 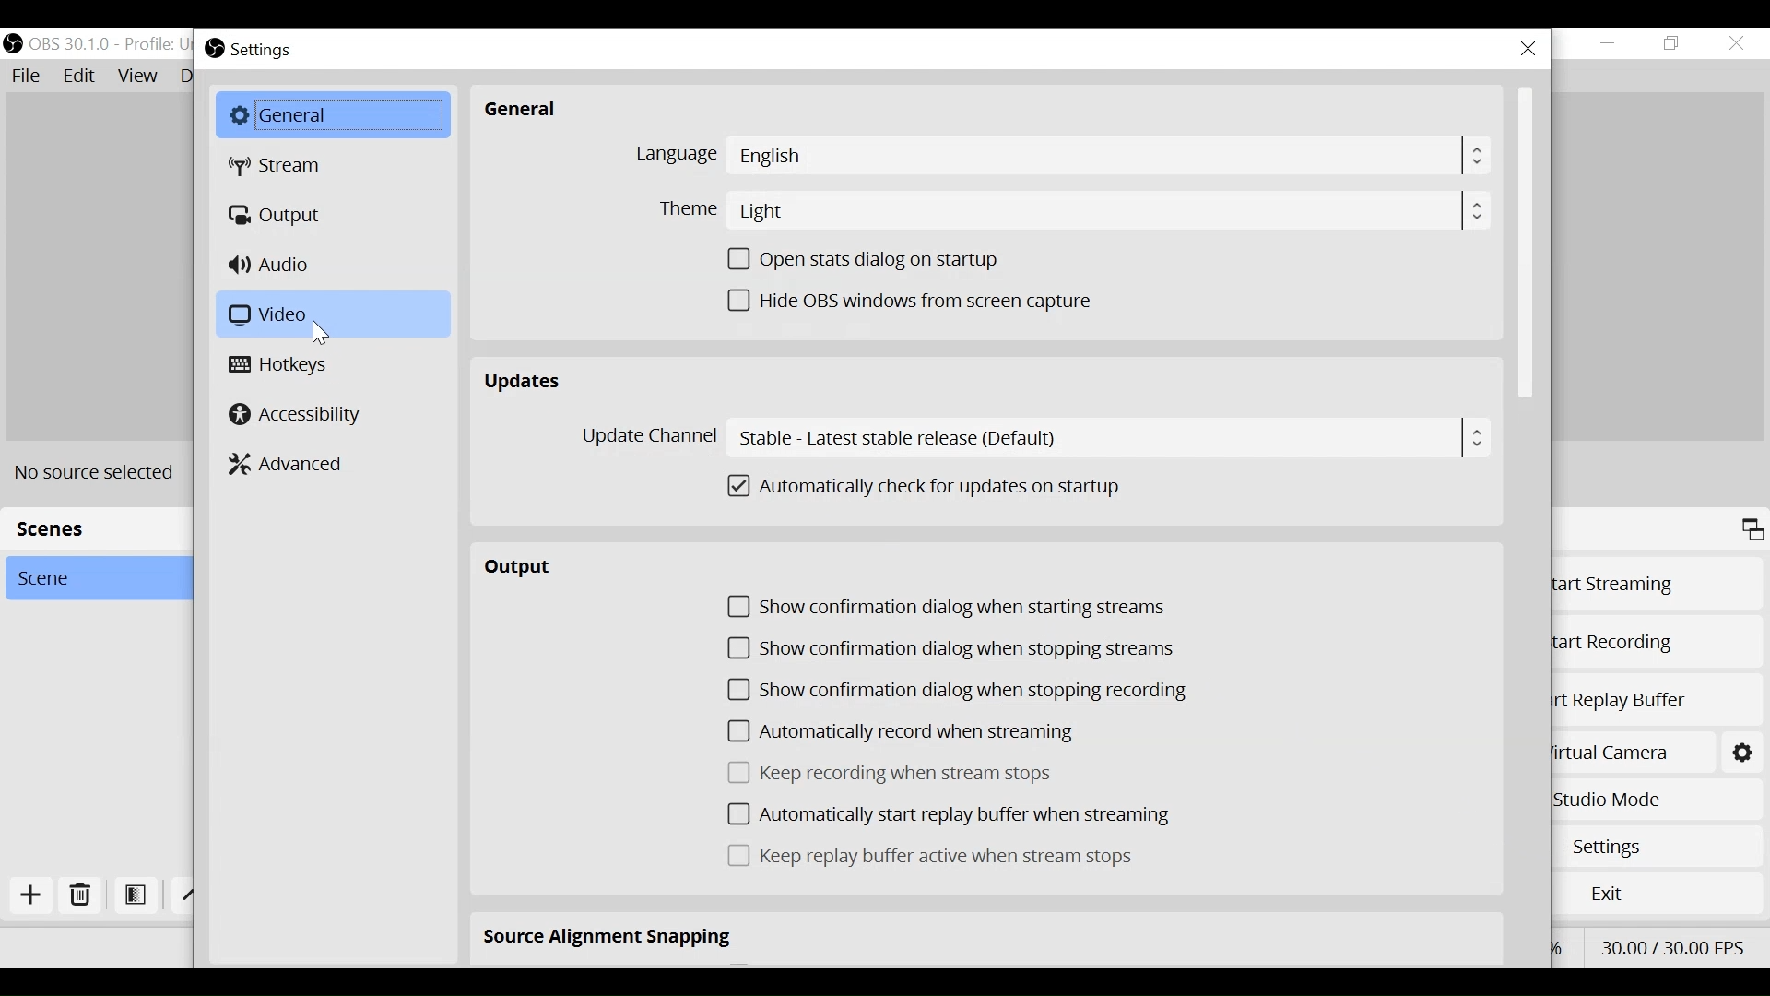 What do you see at coordinates (652, 436) in the screenshot?
I see `Update Channel` at bounding box center [652, 436].